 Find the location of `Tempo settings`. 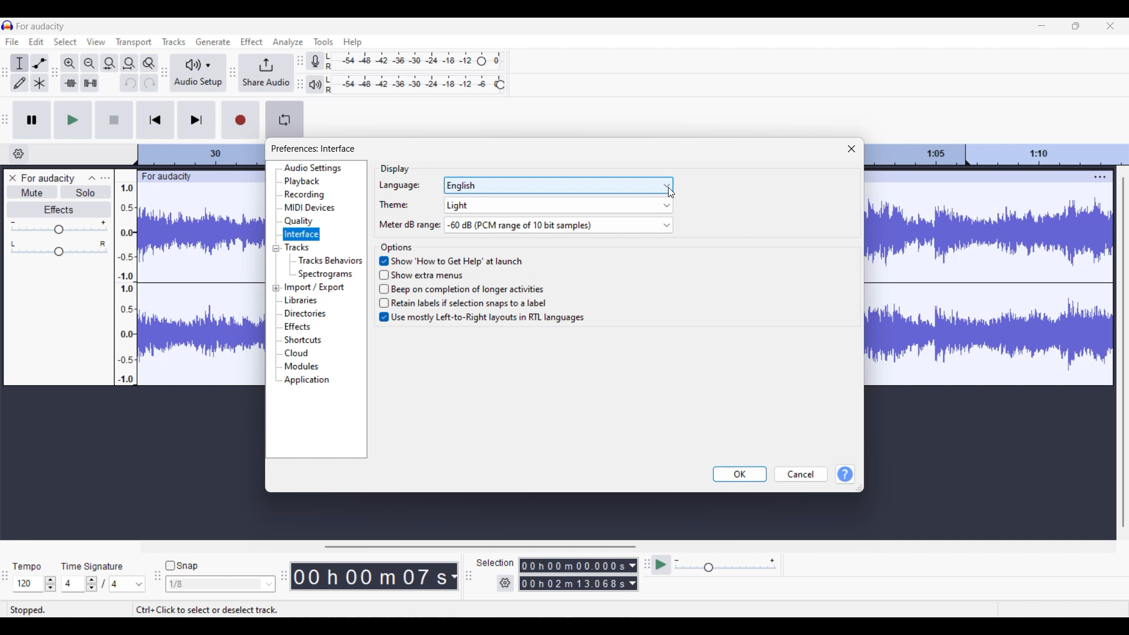

Tempo settings is located at coordinates (35, 584).